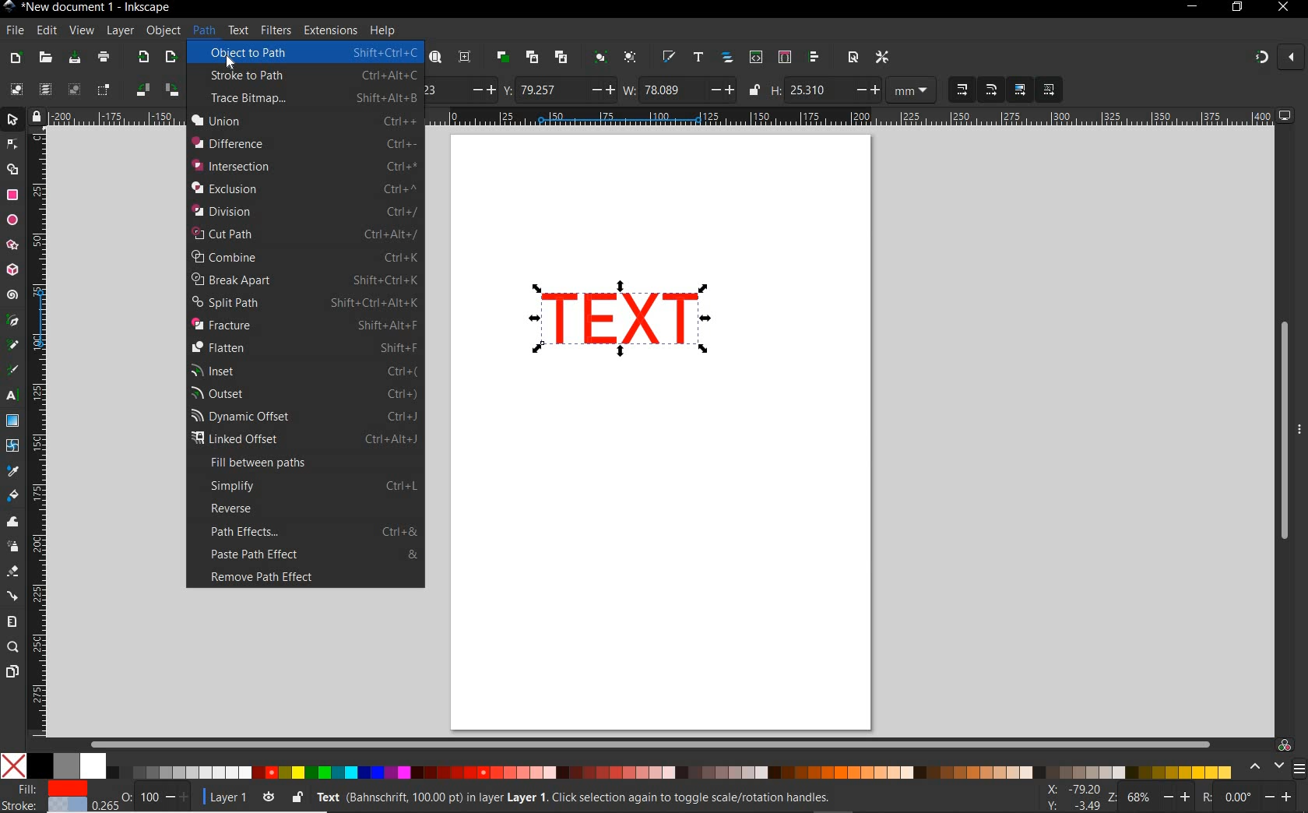  I want to click on CURSOR COORDINATES, so click(1069, 798).